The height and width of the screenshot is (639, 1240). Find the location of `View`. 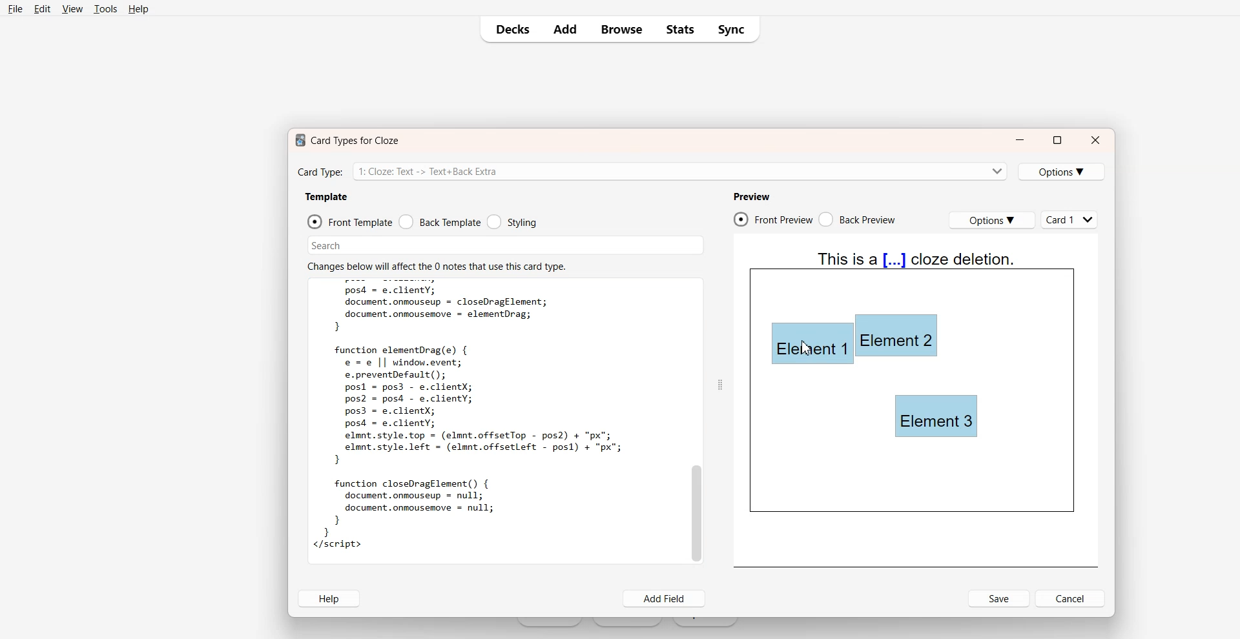

View is located at coordinates (72, 8).